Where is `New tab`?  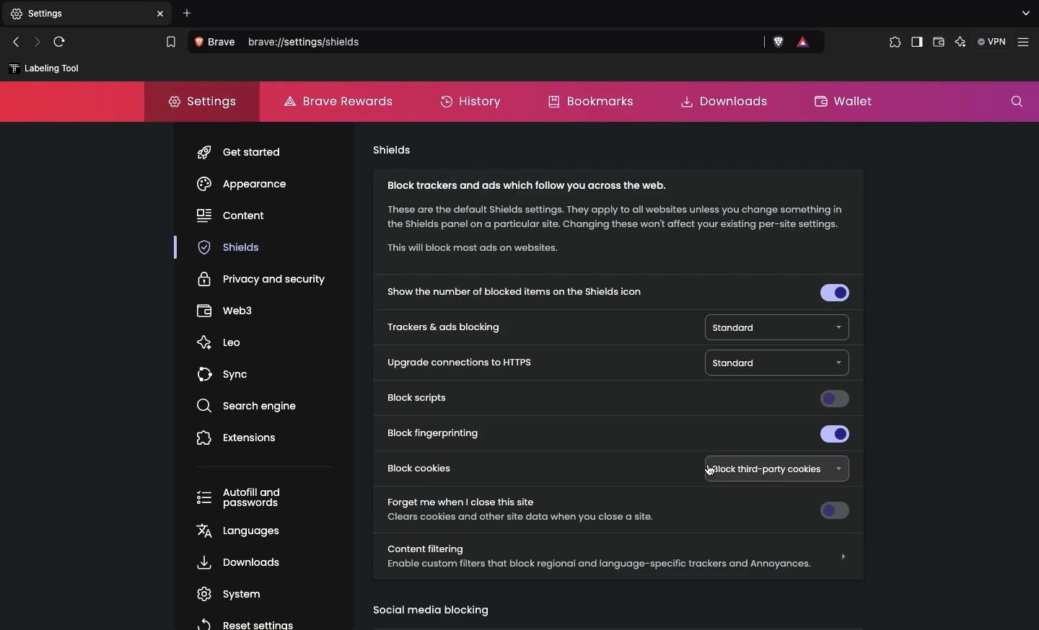
New tab is located at coordinates (34, 15).